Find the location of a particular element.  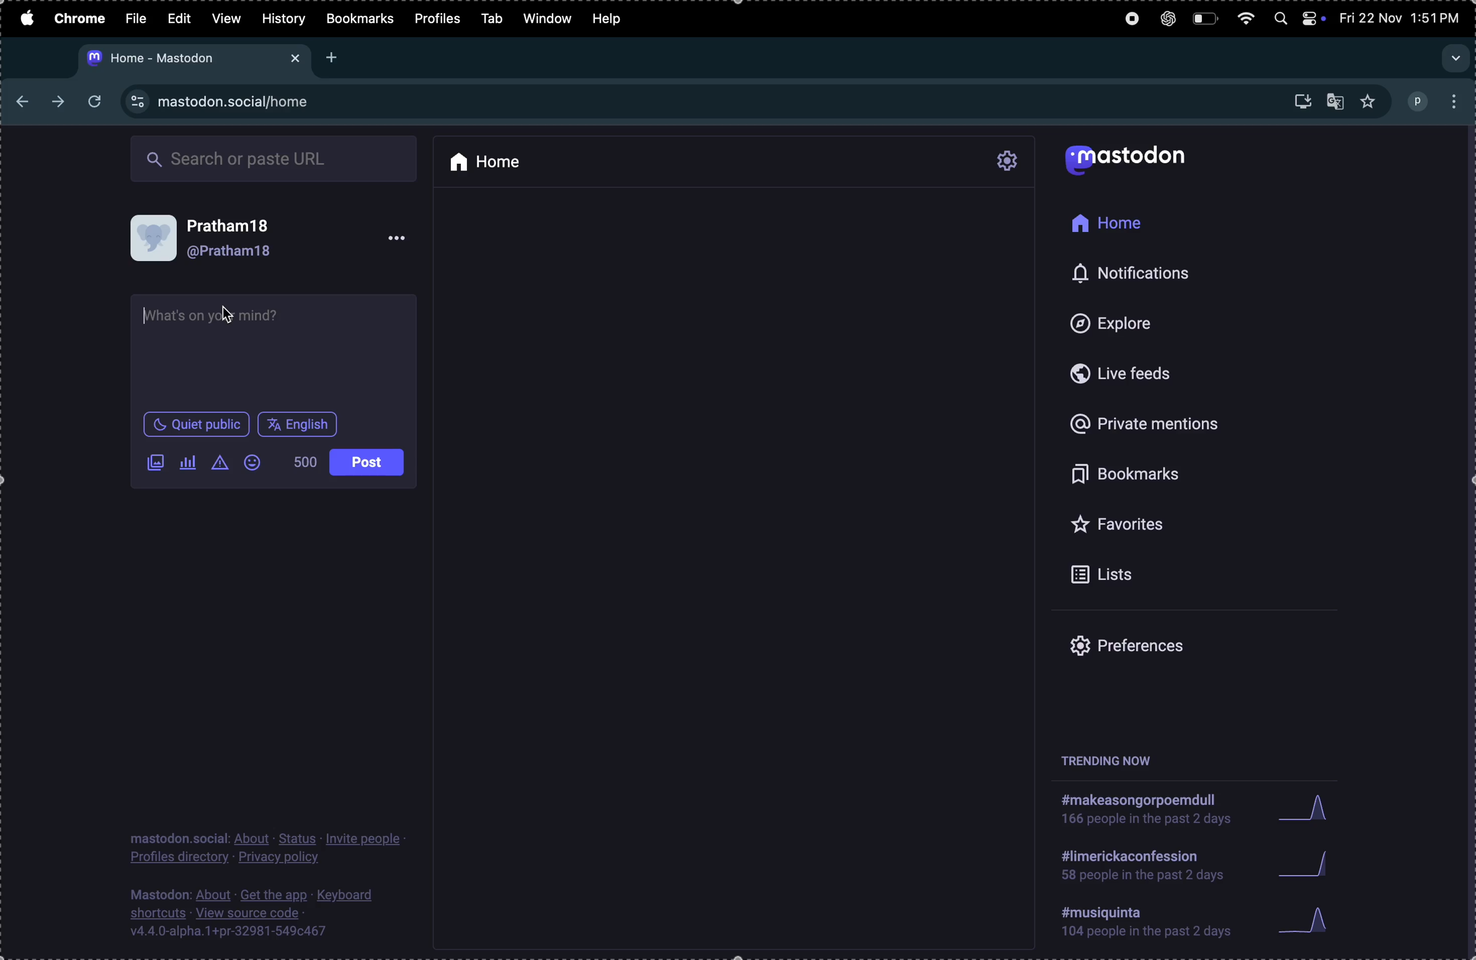

next is located at coordinates (61, 103).